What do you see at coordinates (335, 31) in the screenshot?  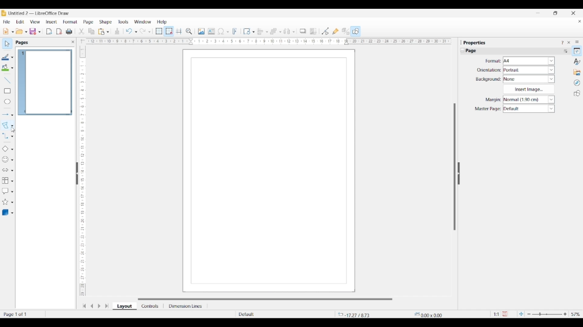 I see `Show gluepoint options` at bounding box center [335, 31].